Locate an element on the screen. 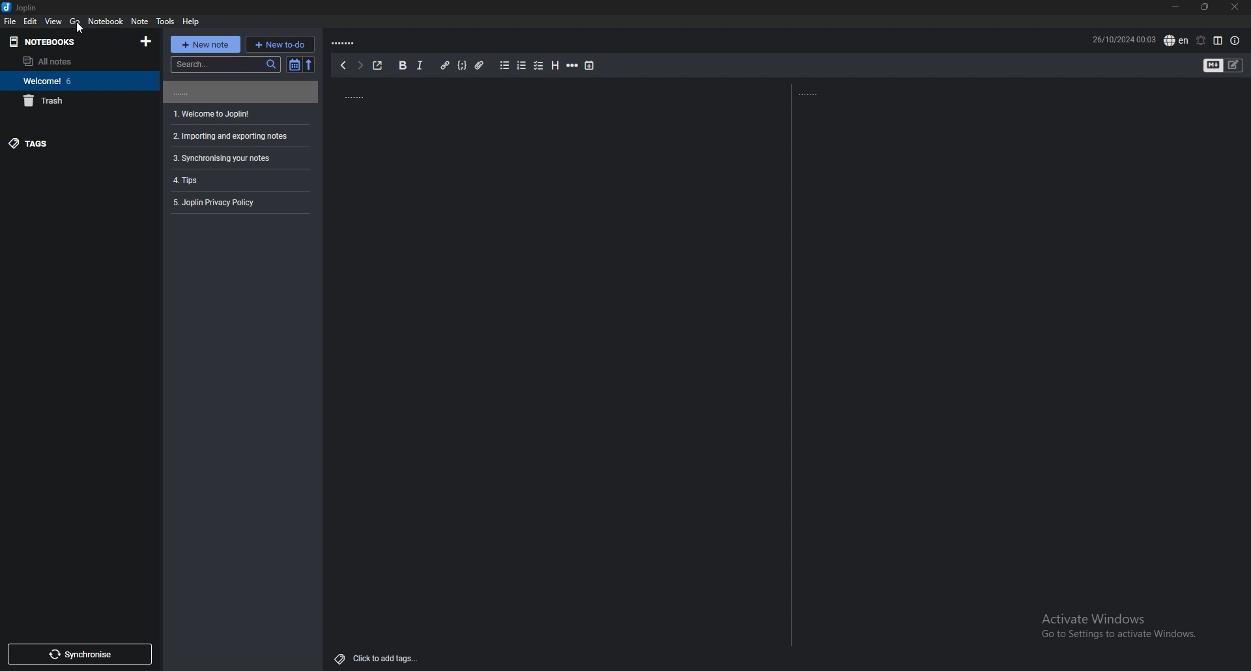  note 3 is located at coordinates (238, 136).